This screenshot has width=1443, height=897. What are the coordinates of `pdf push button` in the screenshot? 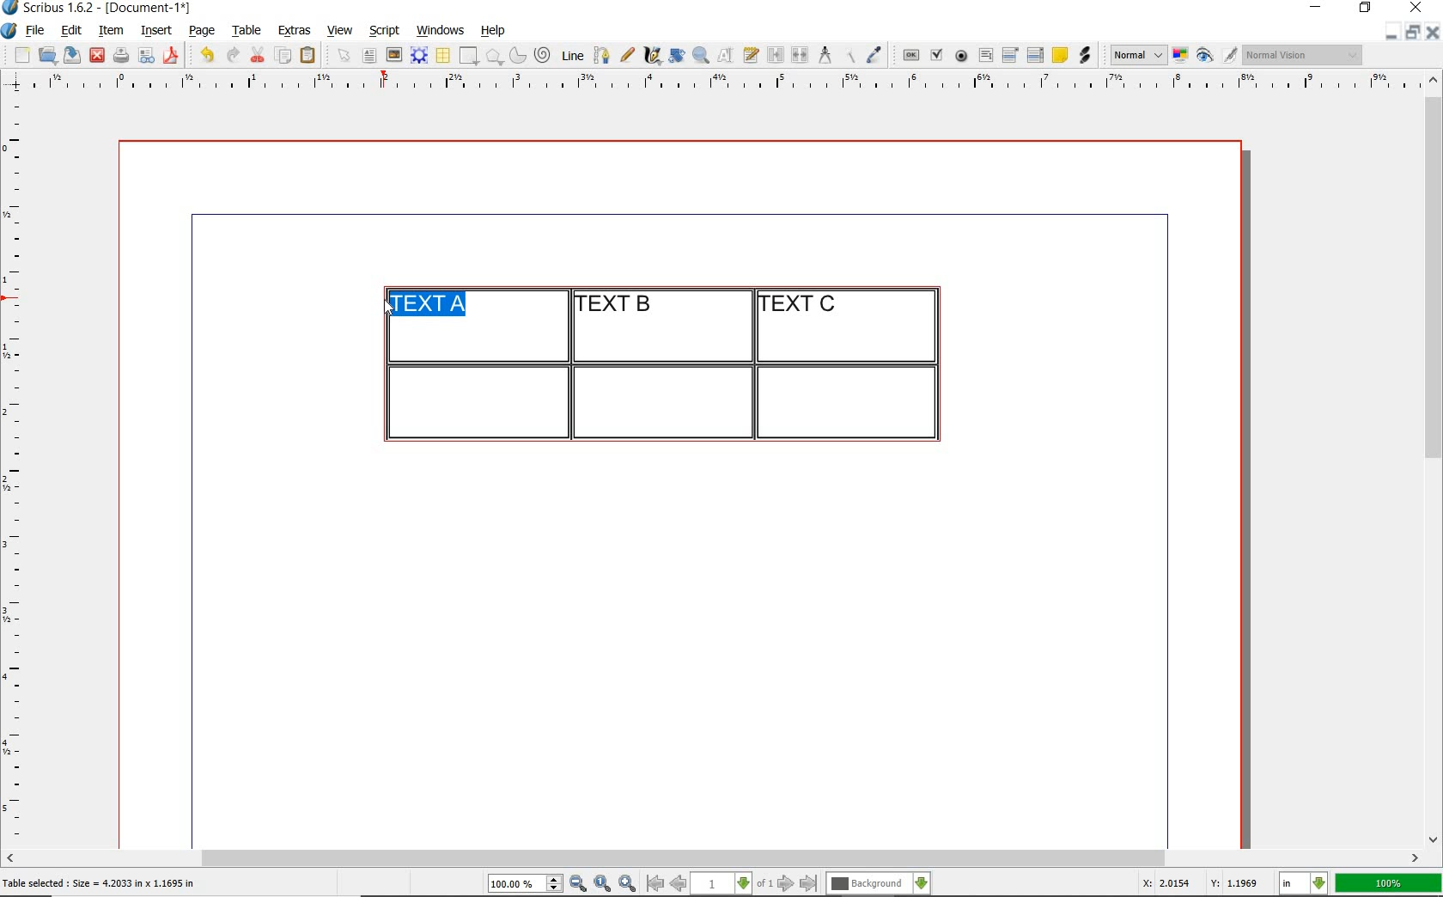 It's located at (911, 56).